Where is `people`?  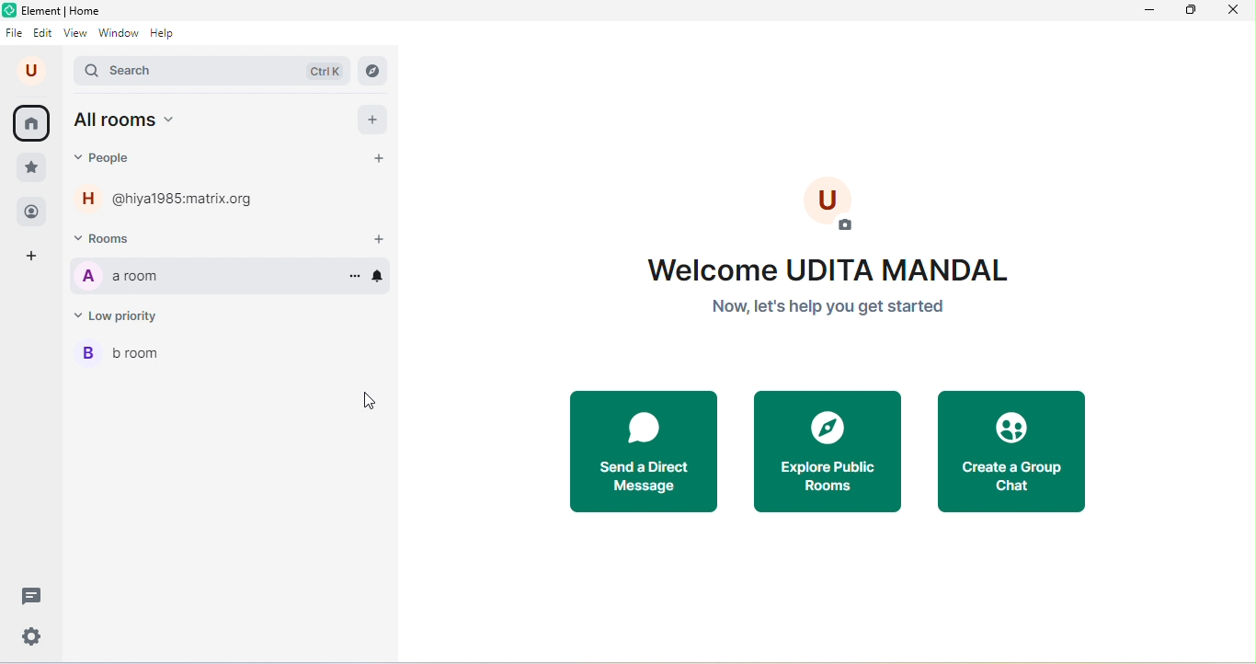 people is located at coordinates (32, 213).